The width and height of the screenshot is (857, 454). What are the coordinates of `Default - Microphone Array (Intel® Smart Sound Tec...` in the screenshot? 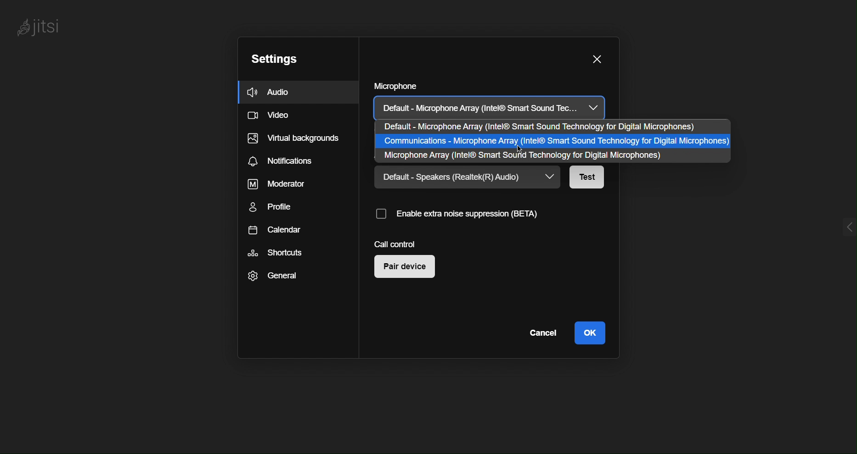 It's located at (490, 108).